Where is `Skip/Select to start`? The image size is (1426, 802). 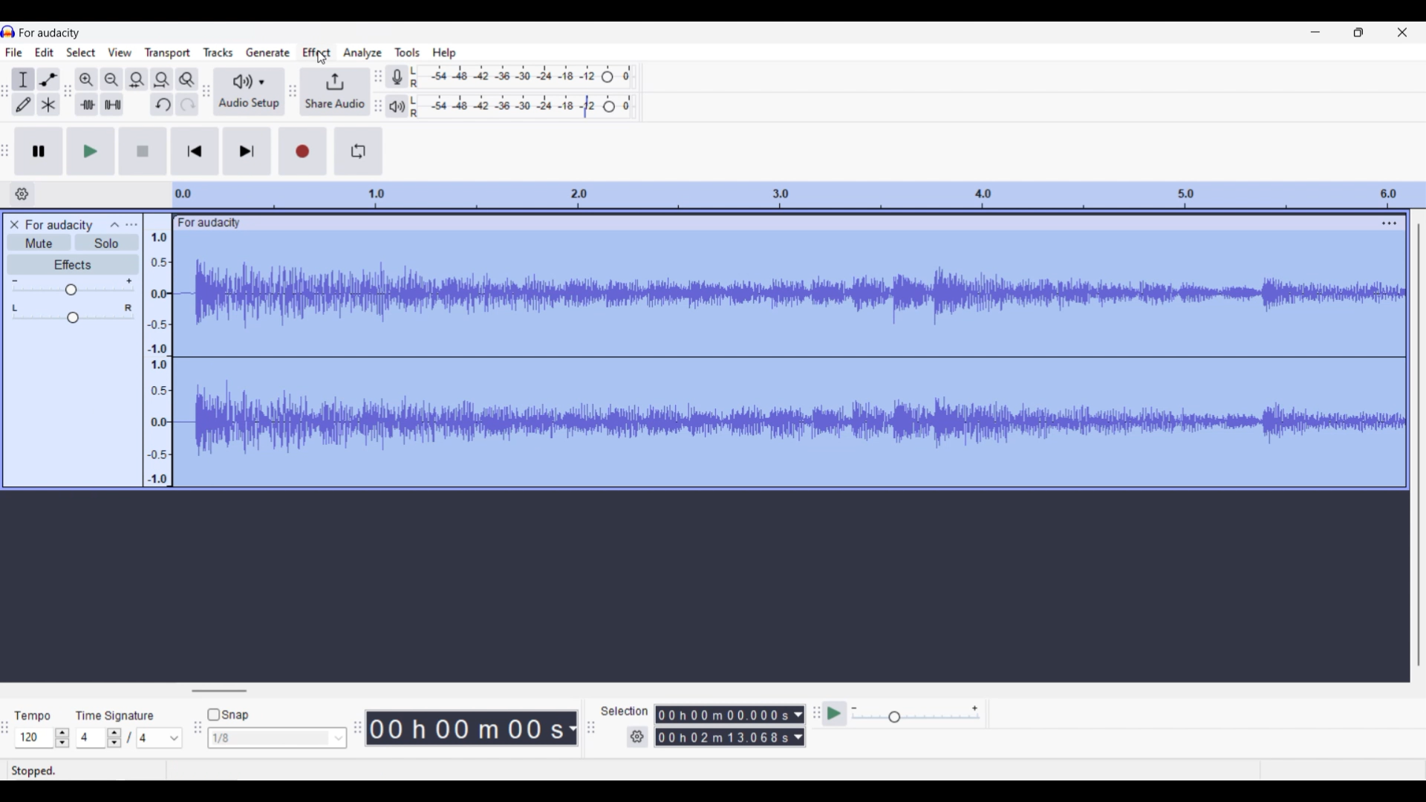
Skip/Select to start is located at coordinates (195, 151).